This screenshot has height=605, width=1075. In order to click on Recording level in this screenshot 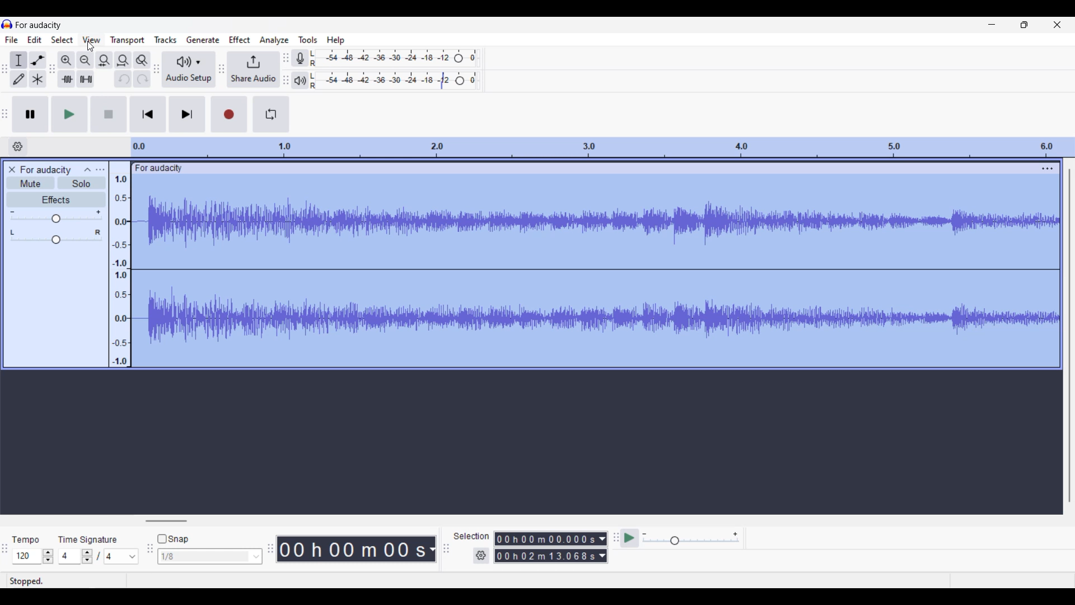, I will do `click(394, 58)`.